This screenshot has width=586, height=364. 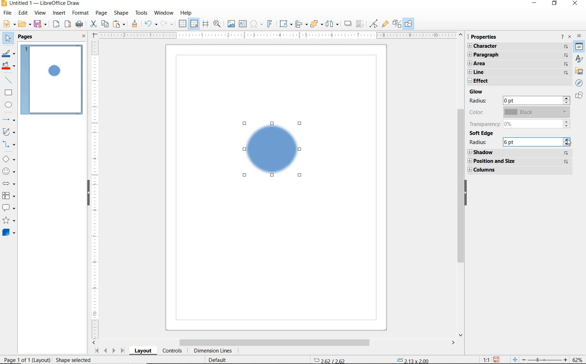 What do you see at coordinates (579, 60) in the screenshot?
I see `styles` at bounding box center [579, 60].